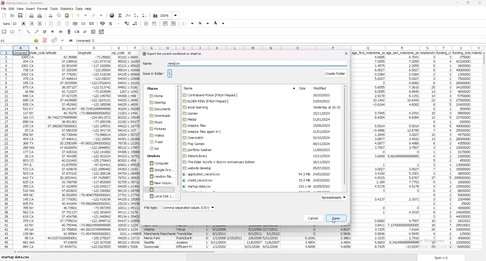 The height and width of the screenshot is (261, 486). What do you see at coordinates (83, 15) in the screenshot?
I see `undo` at bounding box center [83, 15].